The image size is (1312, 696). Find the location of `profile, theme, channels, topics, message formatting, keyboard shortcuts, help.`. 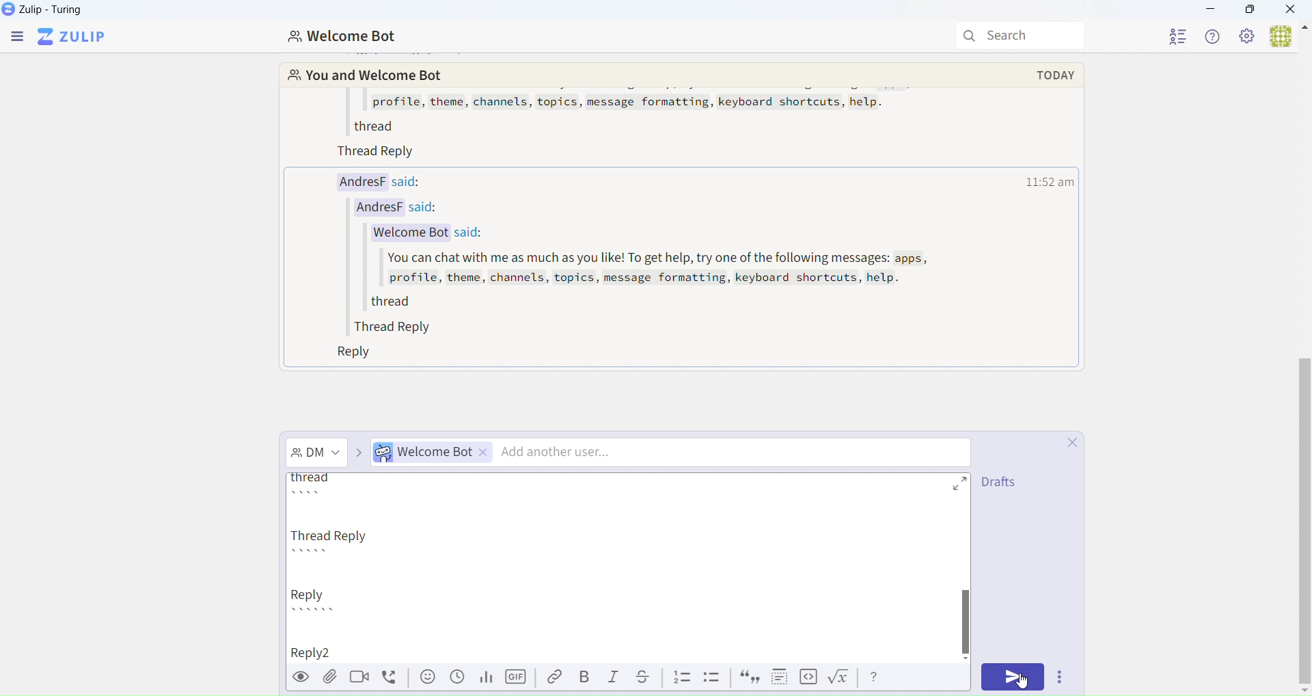

profile, theme, channels, topics, message formatting, keyboard shortcuts, help. is located at coordinates (638, 103).